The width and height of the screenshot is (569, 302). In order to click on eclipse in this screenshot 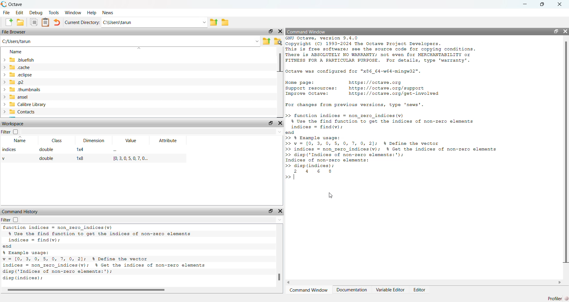, I will do `click(19, 75)`.